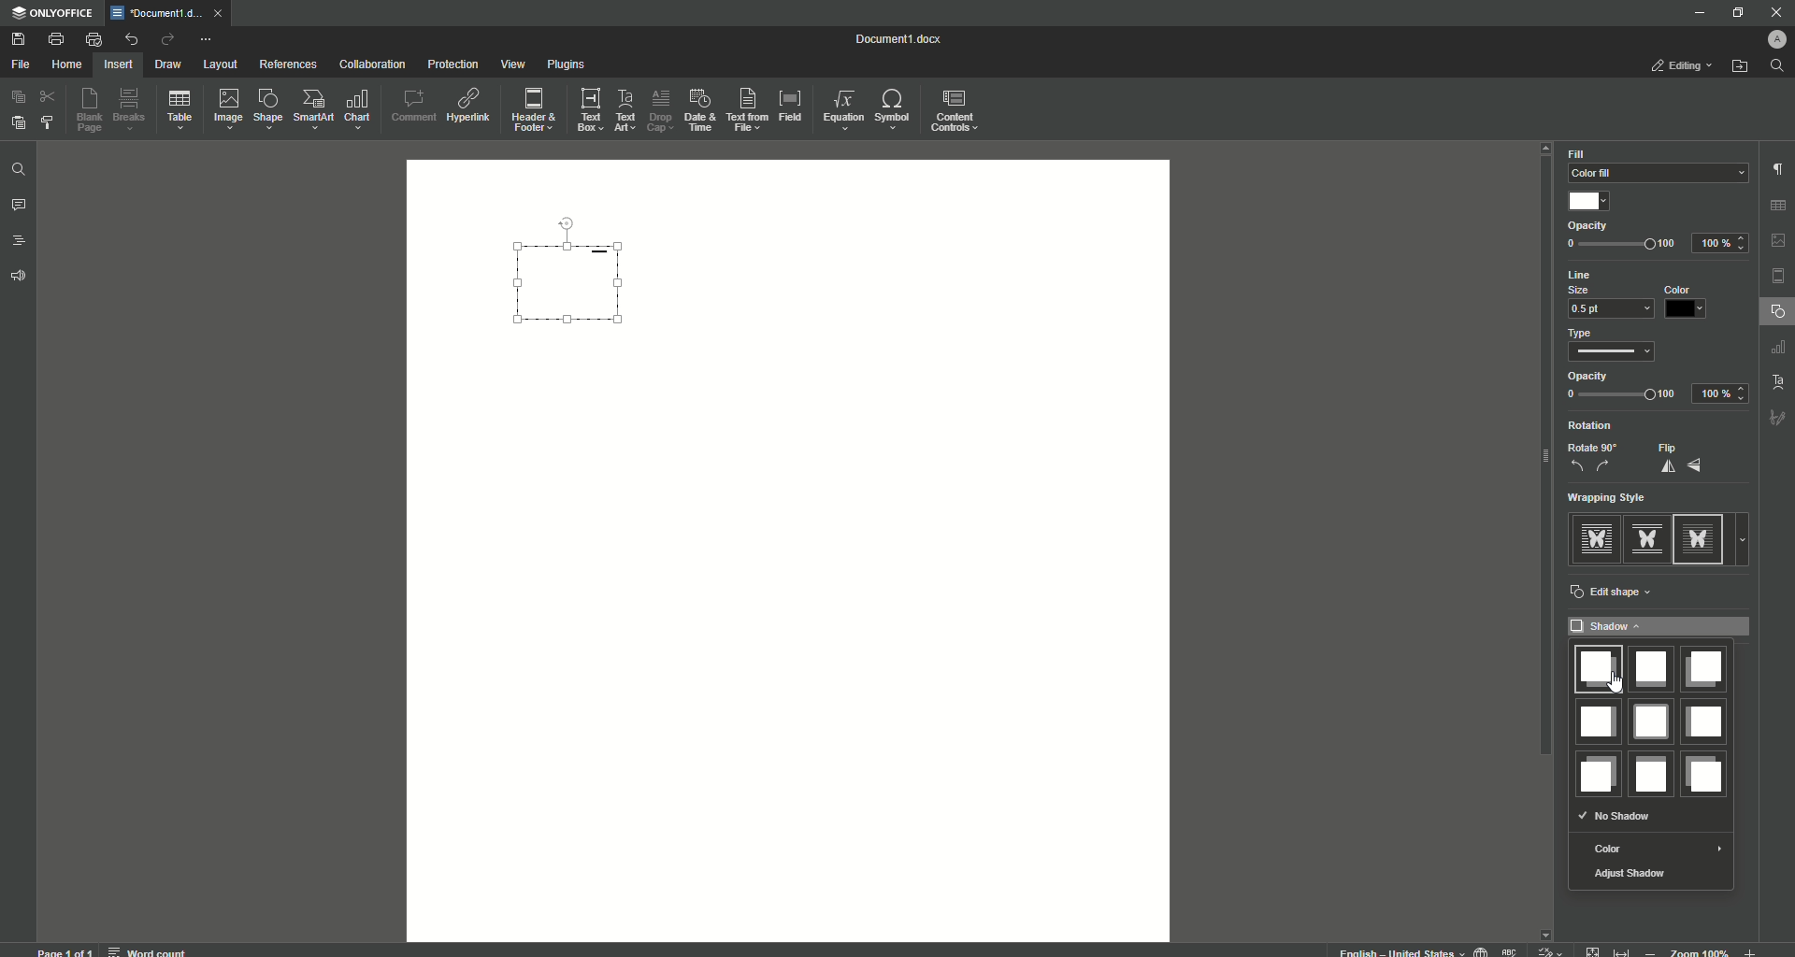 Image resolution: width=1795 pixels, height=957 pixels. Describe the element at coordinates (1551, 950) in the screenshot. I see `track changes` at that location.